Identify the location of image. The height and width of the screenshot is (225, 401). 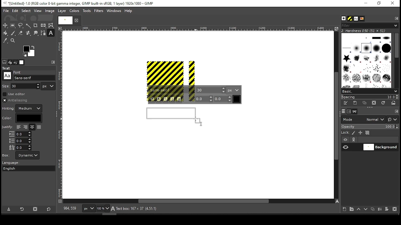
(49, 11).